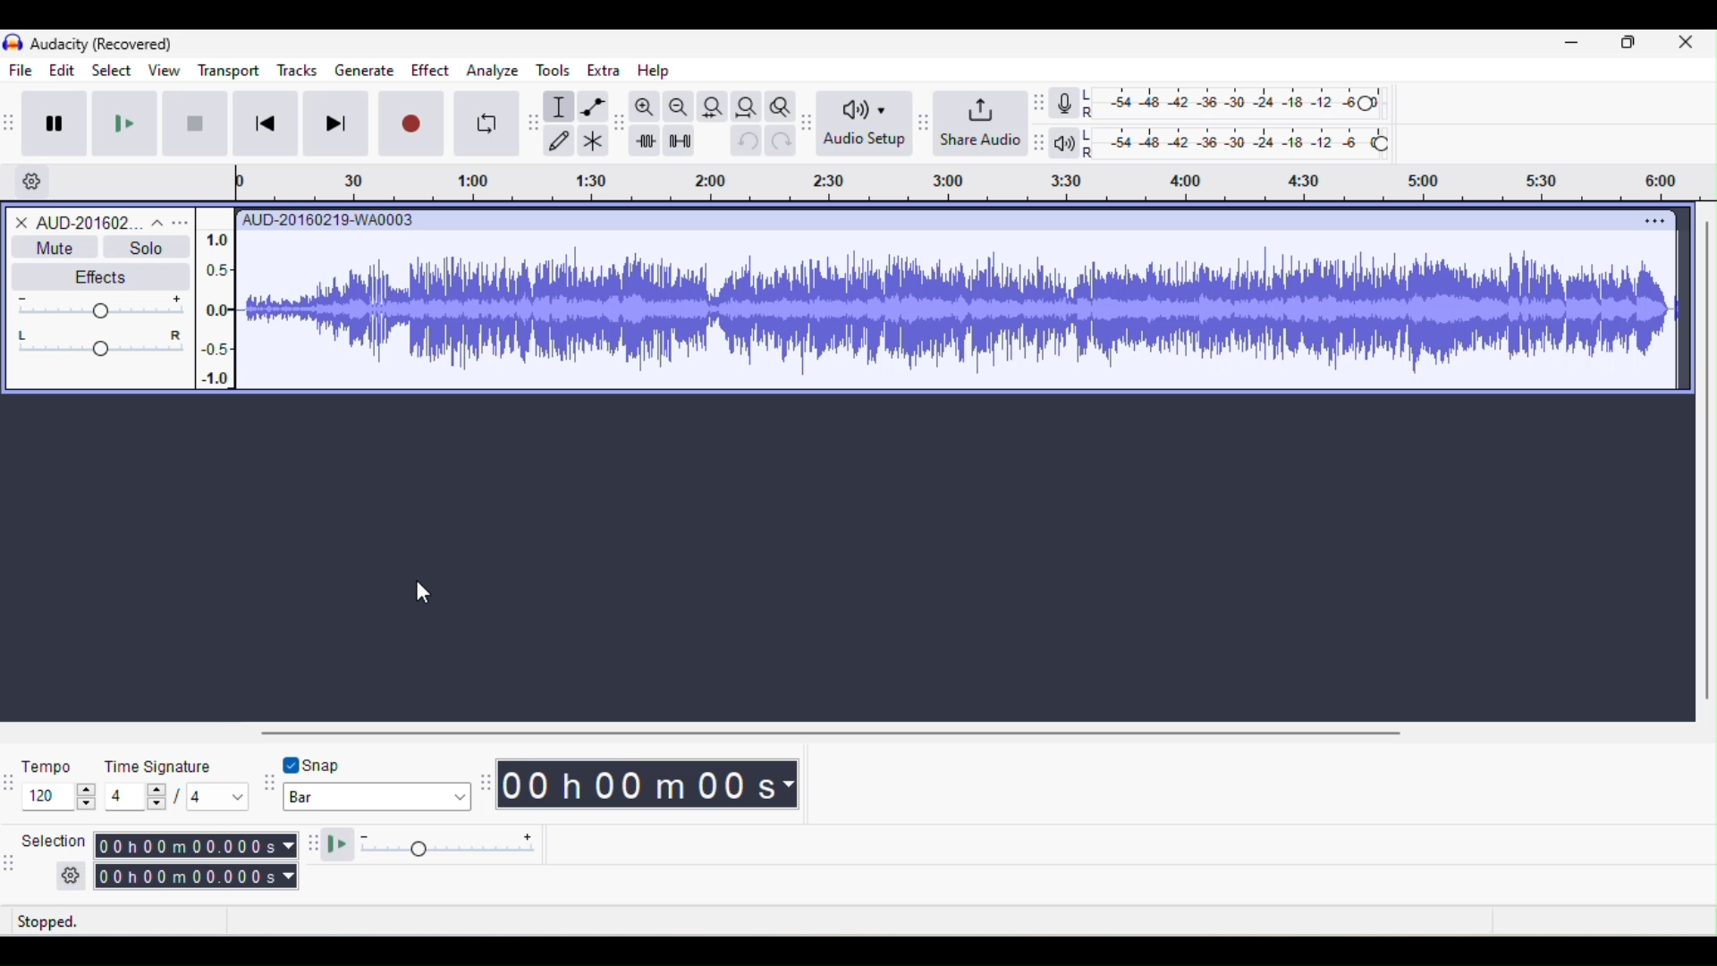 Image resolution: width=1717 pixels, height=966 pixels. Describe the element at coordinates (103, 303) in the screenshot. I see `volume` at that location.